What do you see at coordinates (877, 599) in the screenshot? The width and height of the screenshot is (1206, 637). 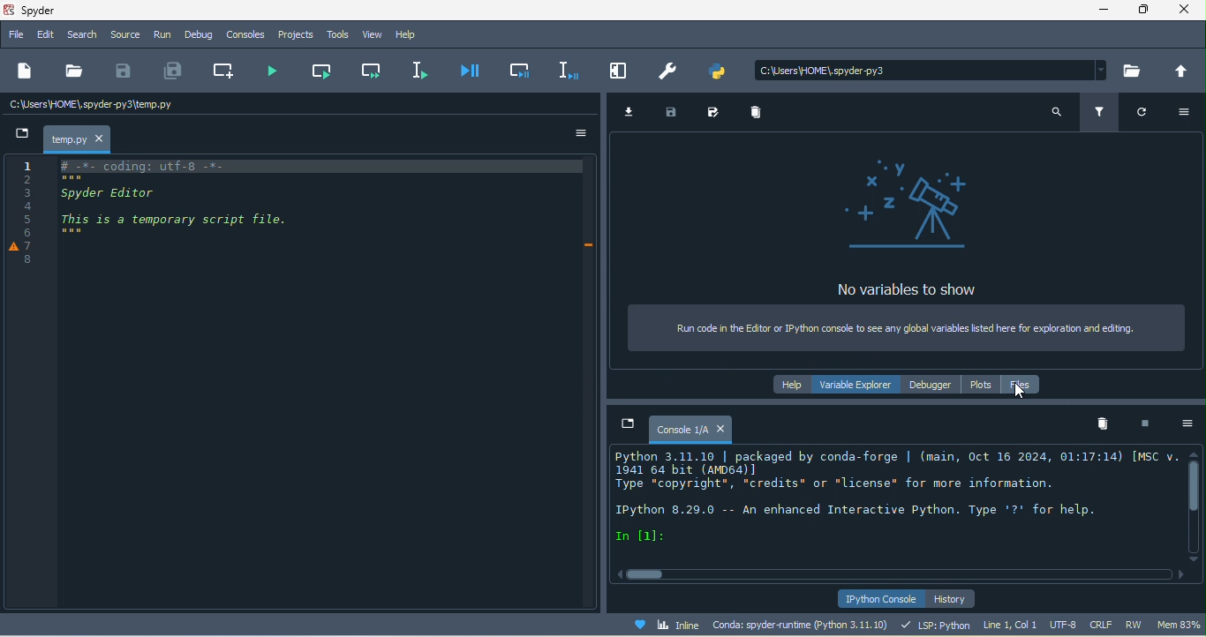 I see `ipython  console` at bounding box center [877, 599].